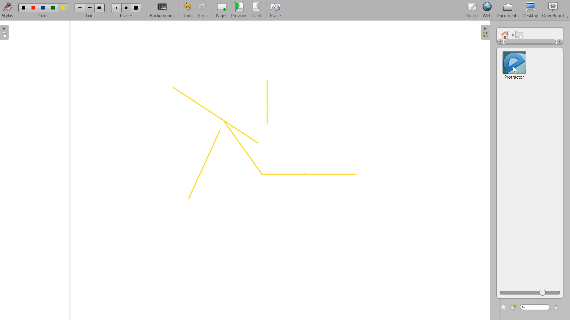  I want to click on Documents, so click(507, 11).